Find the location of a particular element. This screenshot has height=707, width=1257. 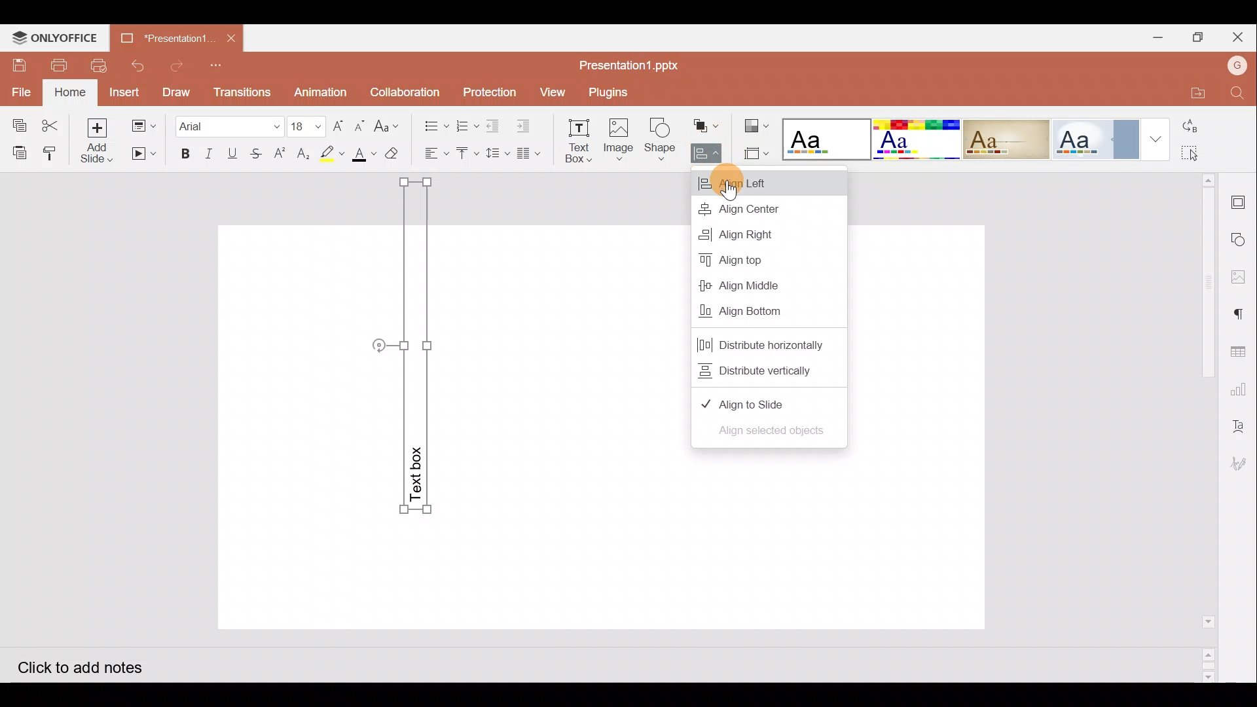

Insert is located at coordinates (124, 92).